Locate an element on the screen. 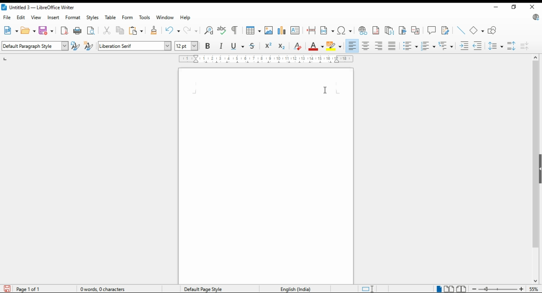 The width and height of the screenshot is (542, 293). increase paragraph spacing is located at coordinates (512, 46).